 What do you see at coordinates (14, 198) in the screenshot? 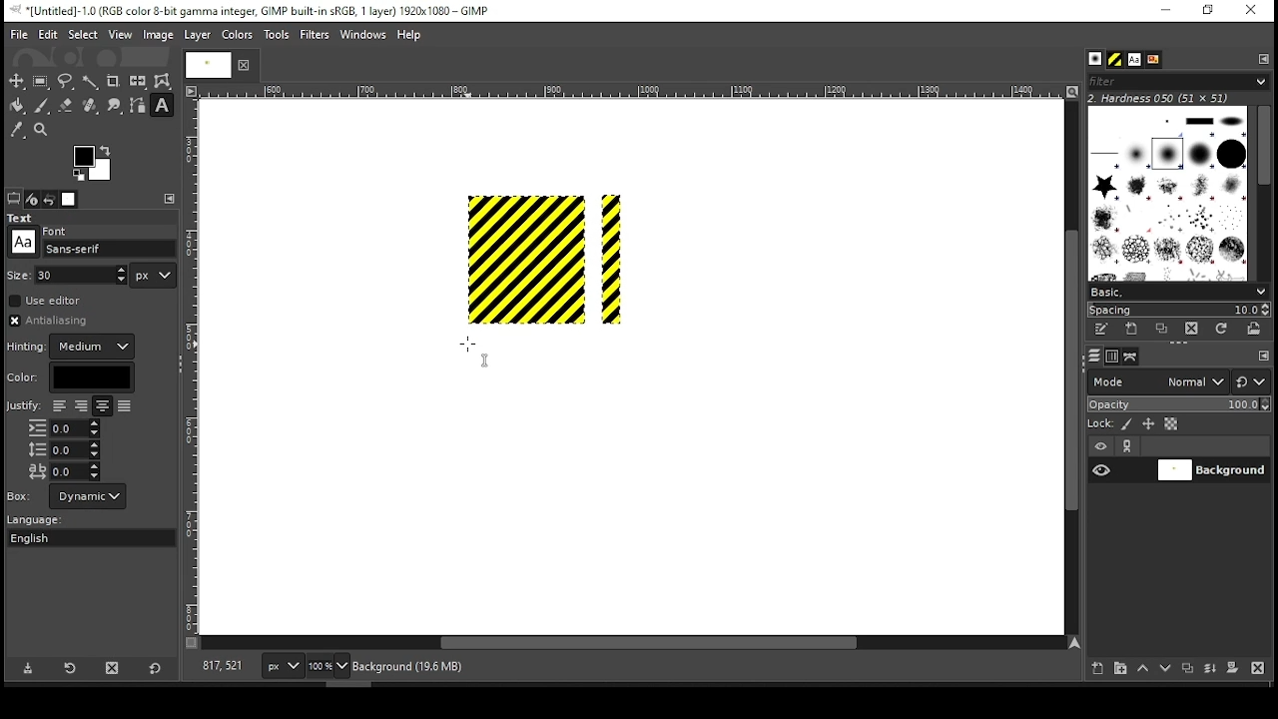
I see `tool options` at bounding box center [14, 198].